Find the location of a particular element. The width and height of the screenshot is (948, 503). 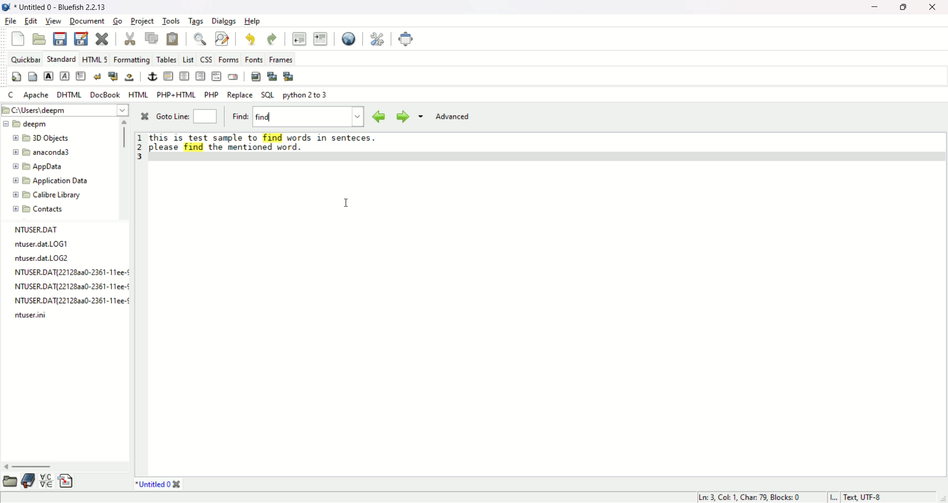

multi thumbnail is located at coordinates (290, 76).